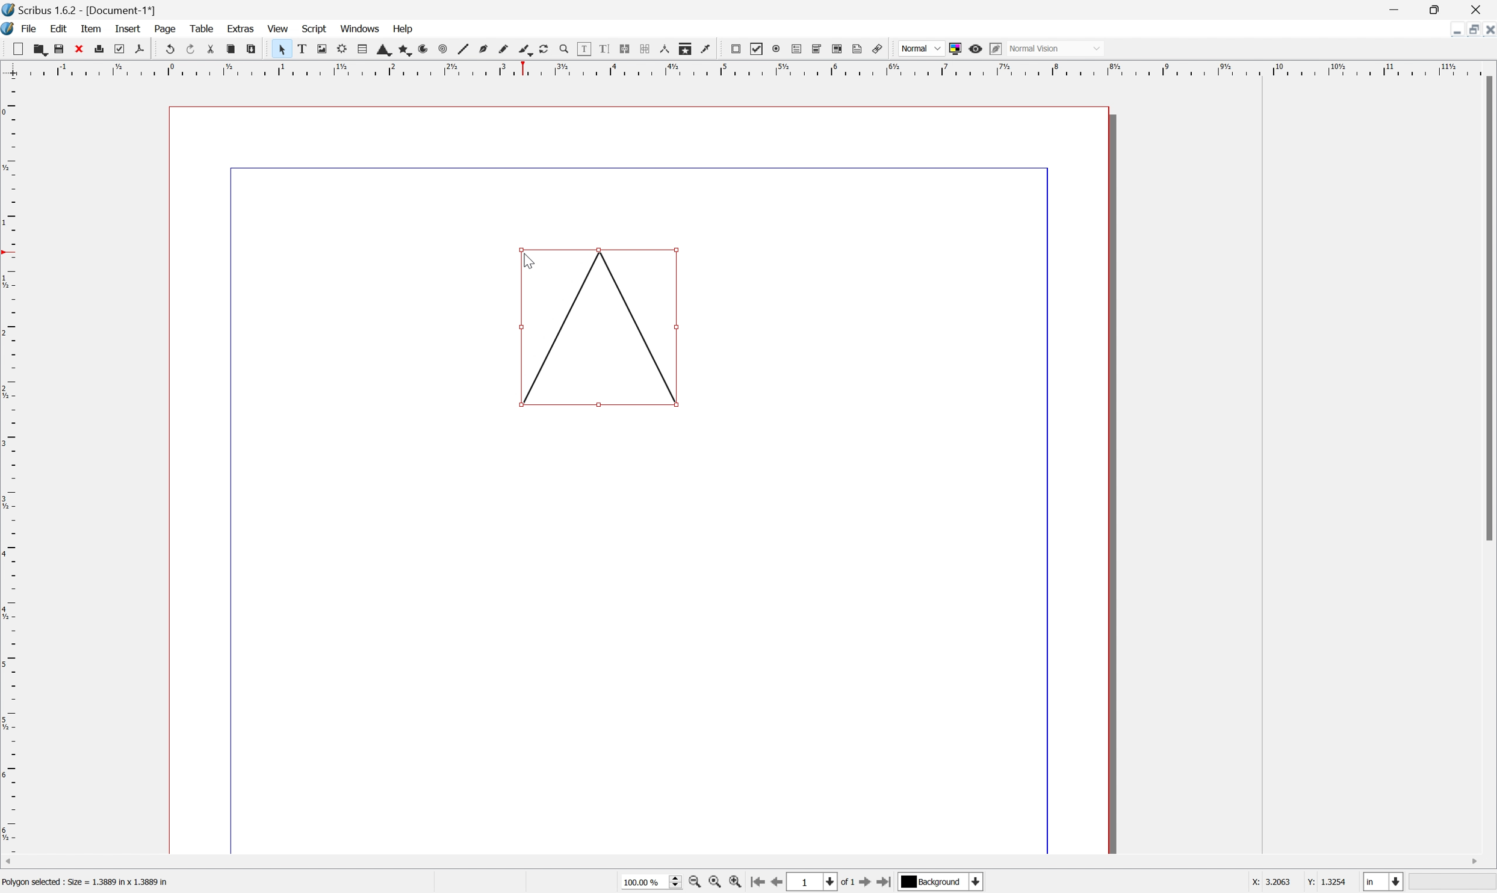 This screenshot has width=1497, height=893. Describe the element at coordinates (686, 50) in the screenshot. I see `Copy item properties` at that location.